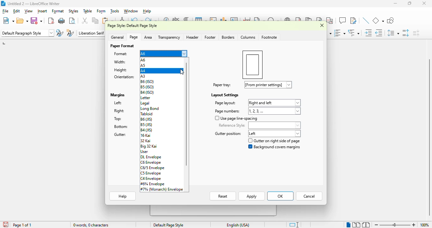  What do you see at coordinates (151, 174) in the screenshot?
I see `C5 envelope` at bounding box center [151, 174].